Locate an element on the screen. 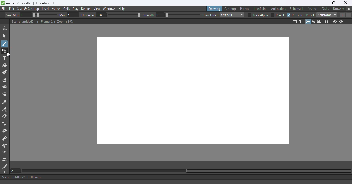  Cells is located at coordinates (68, 9).